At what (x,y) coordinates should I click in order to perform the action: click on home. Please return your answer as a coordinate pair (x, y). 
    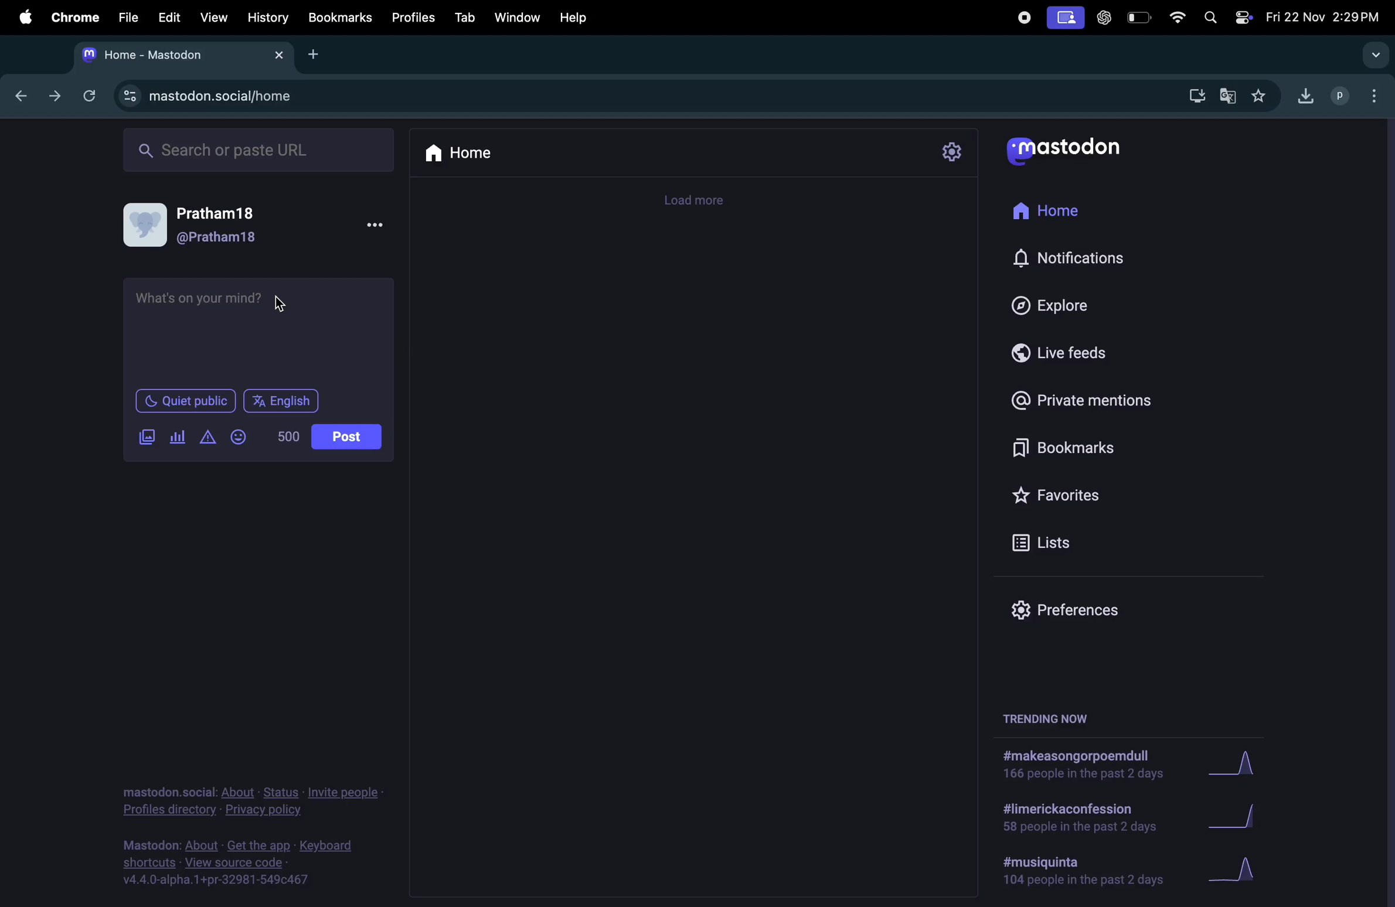
    Looking at the image, I should click on (461, 158).